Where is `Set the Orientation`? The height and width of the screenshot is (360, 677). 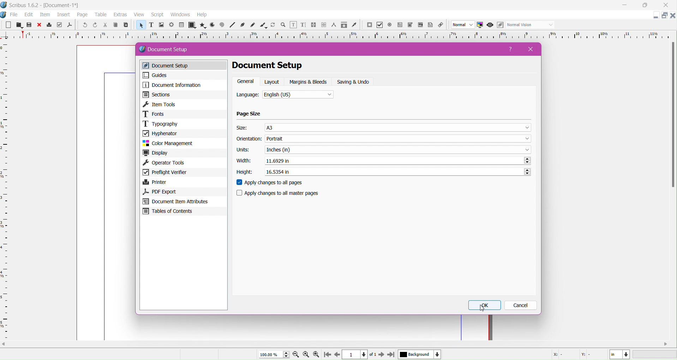 Set the Orientation is located at coordinates (399, 139).